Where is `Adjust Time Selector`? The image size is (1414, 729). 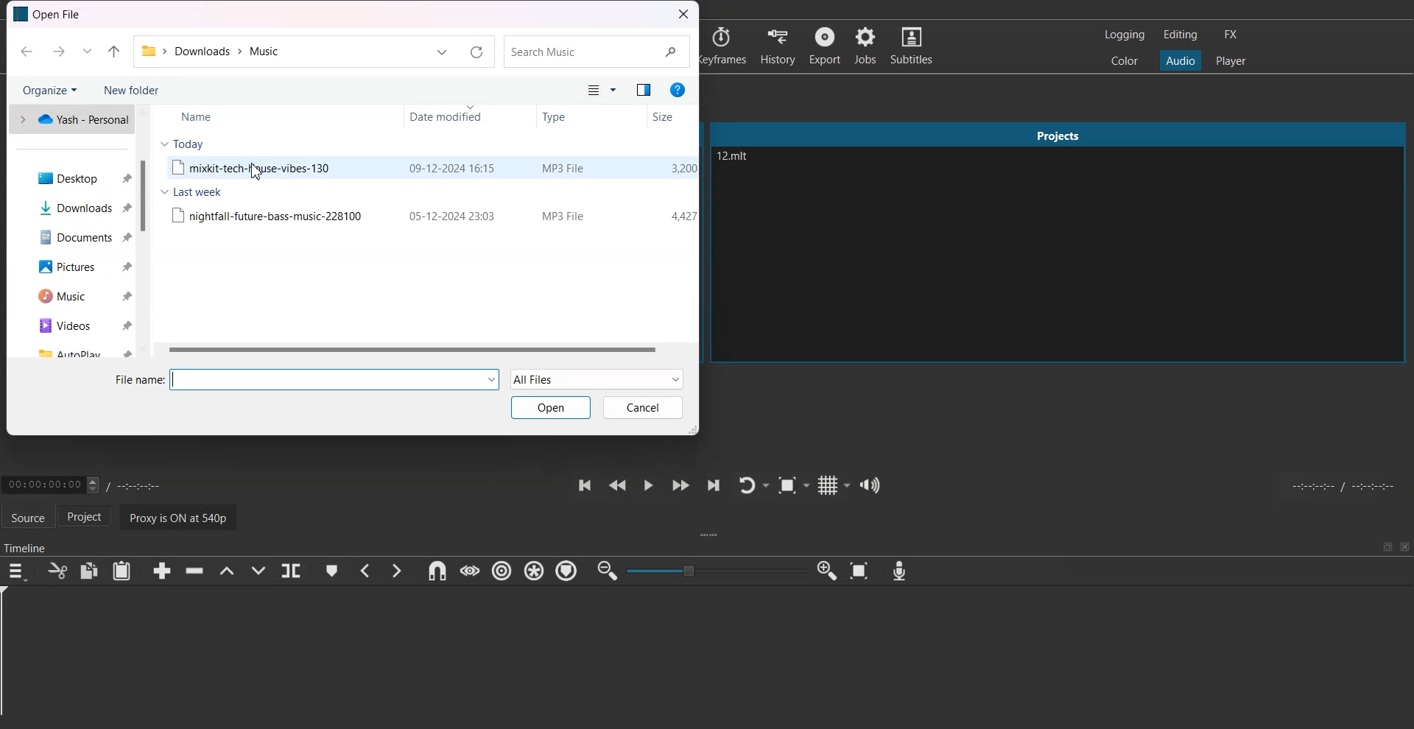
Adjust Time Selector is located at coordinates (87, 483).